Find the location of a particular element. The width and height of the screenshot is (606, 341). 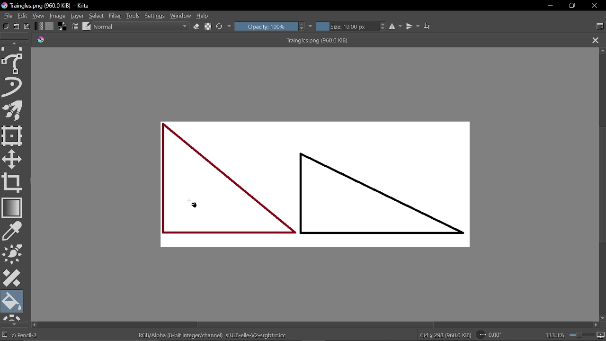

Settings is located at coordinates (155, 17).